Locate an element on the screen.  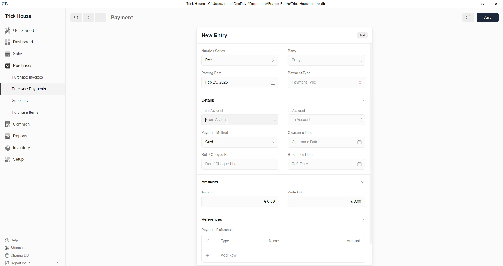
Report Issue is located at coordinates (20, 263).